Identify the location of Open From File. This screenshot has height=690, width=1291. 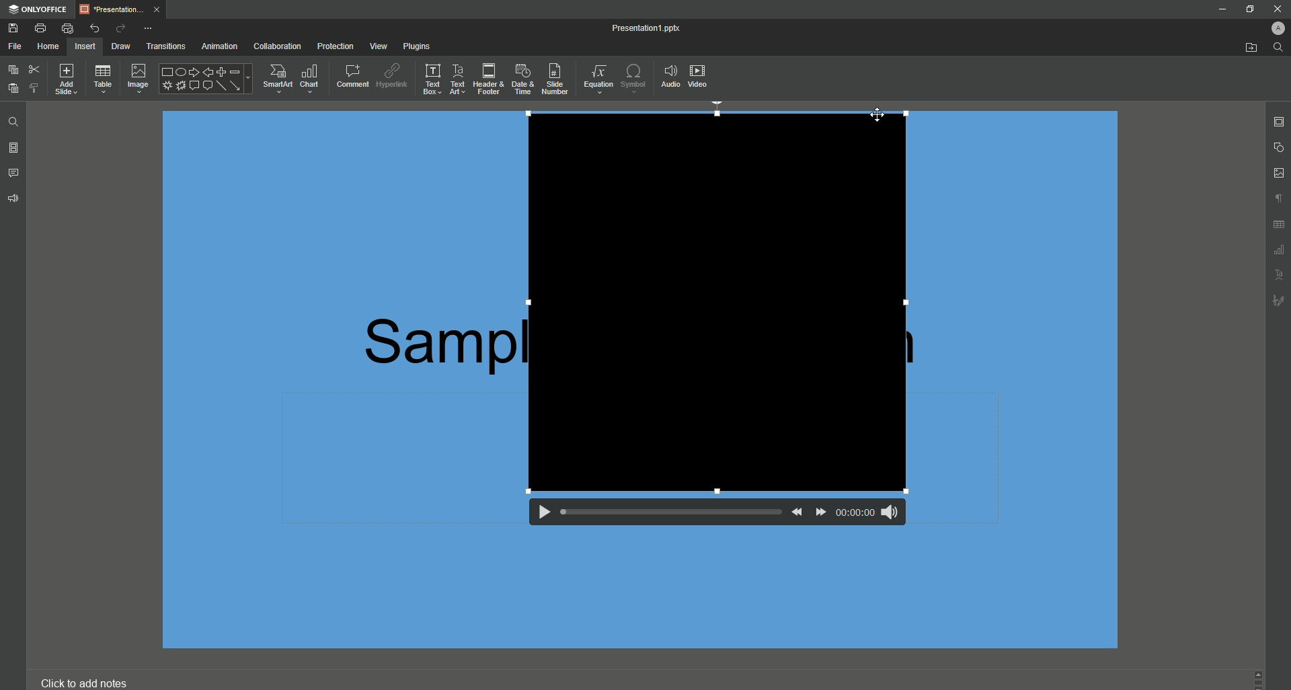
(1248, 47).